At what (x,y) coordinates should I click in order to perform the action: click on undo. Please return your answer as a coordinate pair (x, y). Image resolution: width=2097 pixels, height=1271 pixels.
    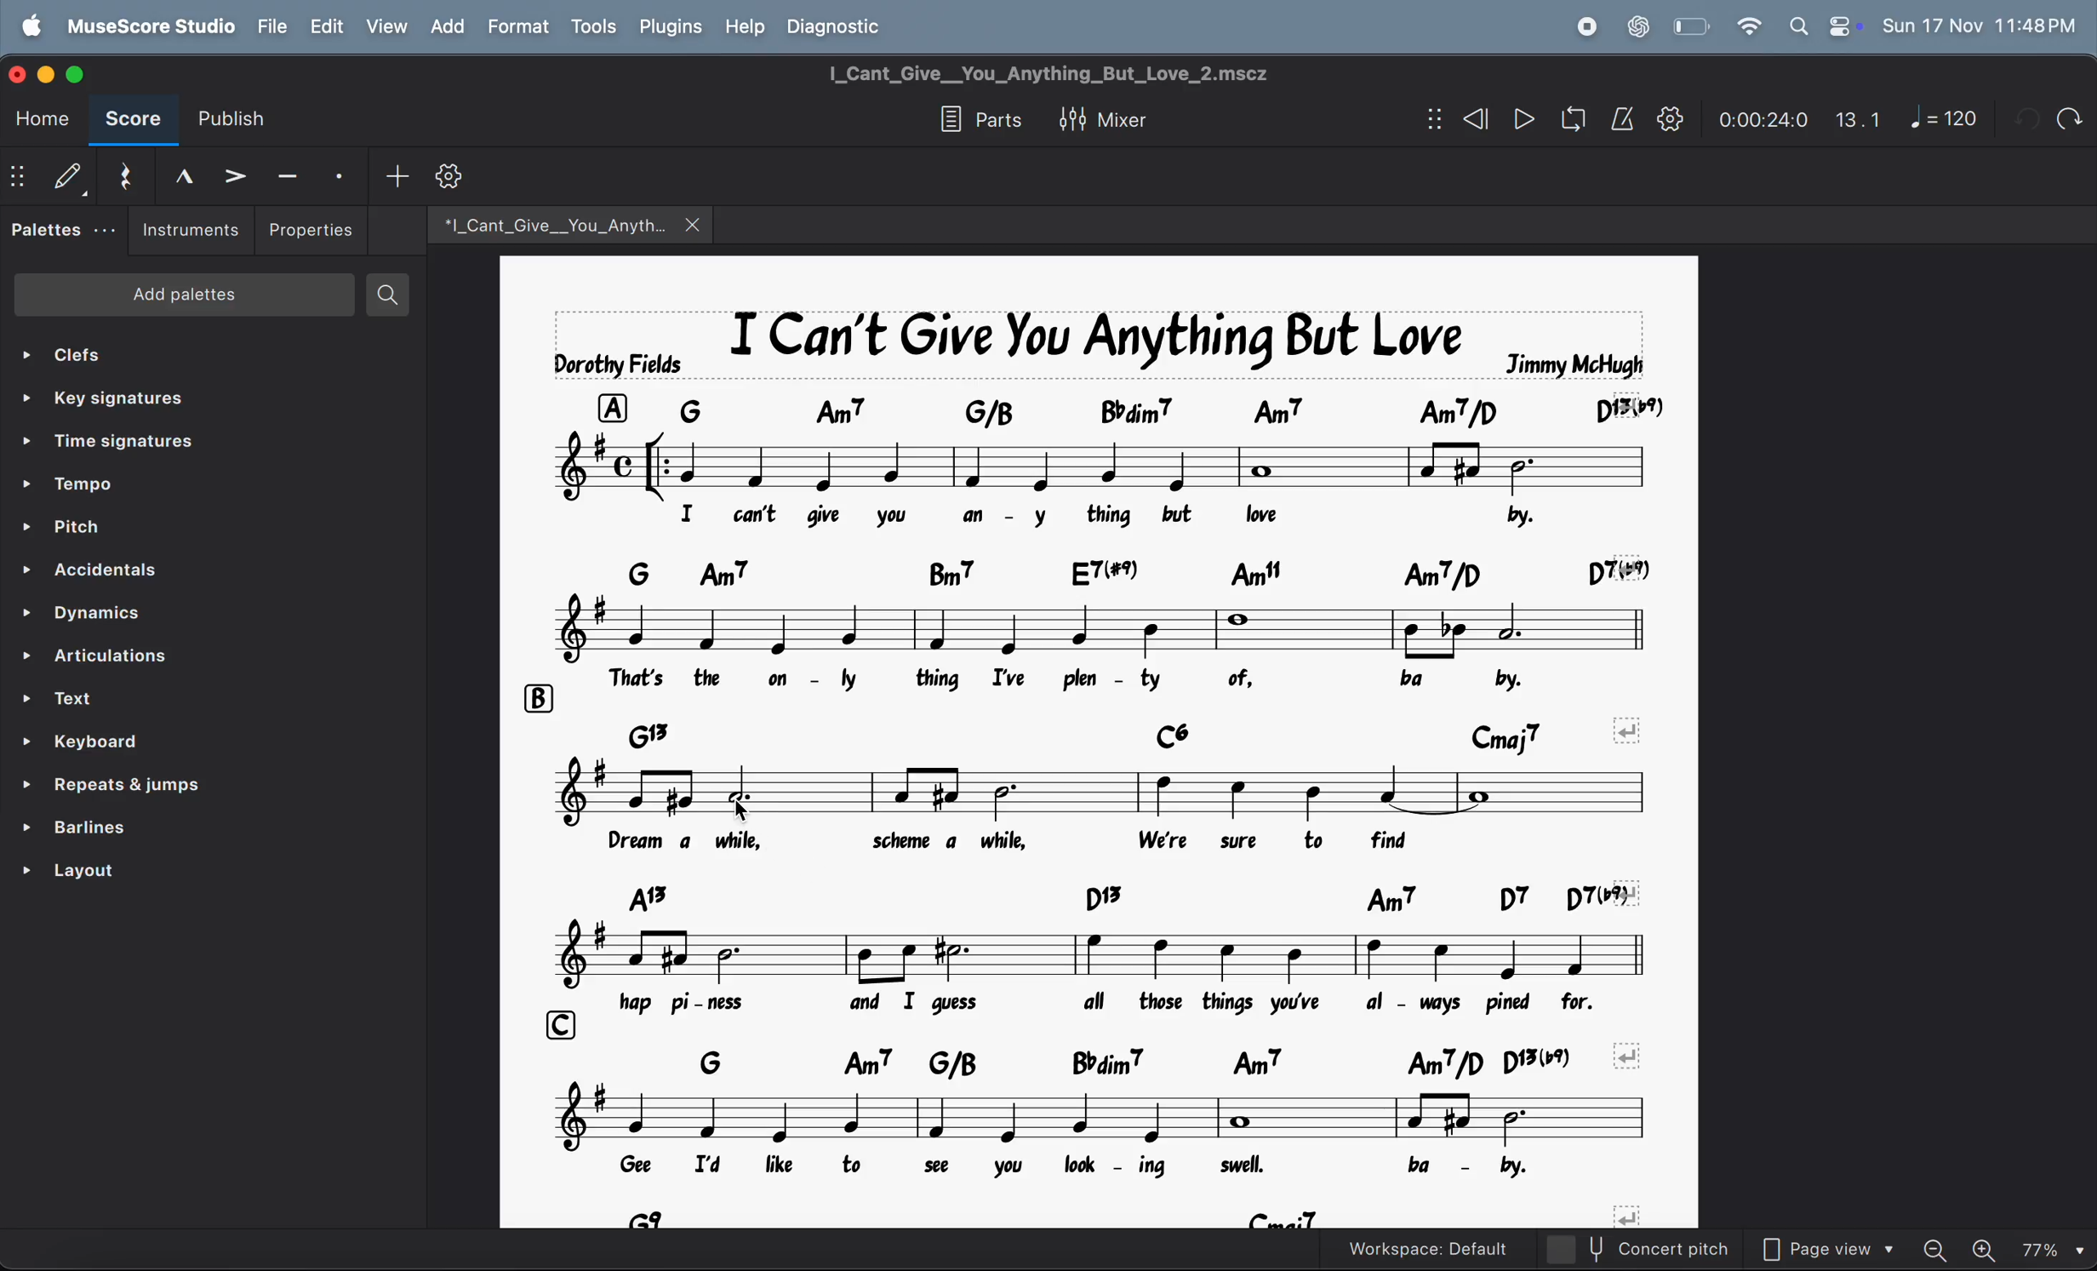
    Looking at the image, I should click on (2021, 119).